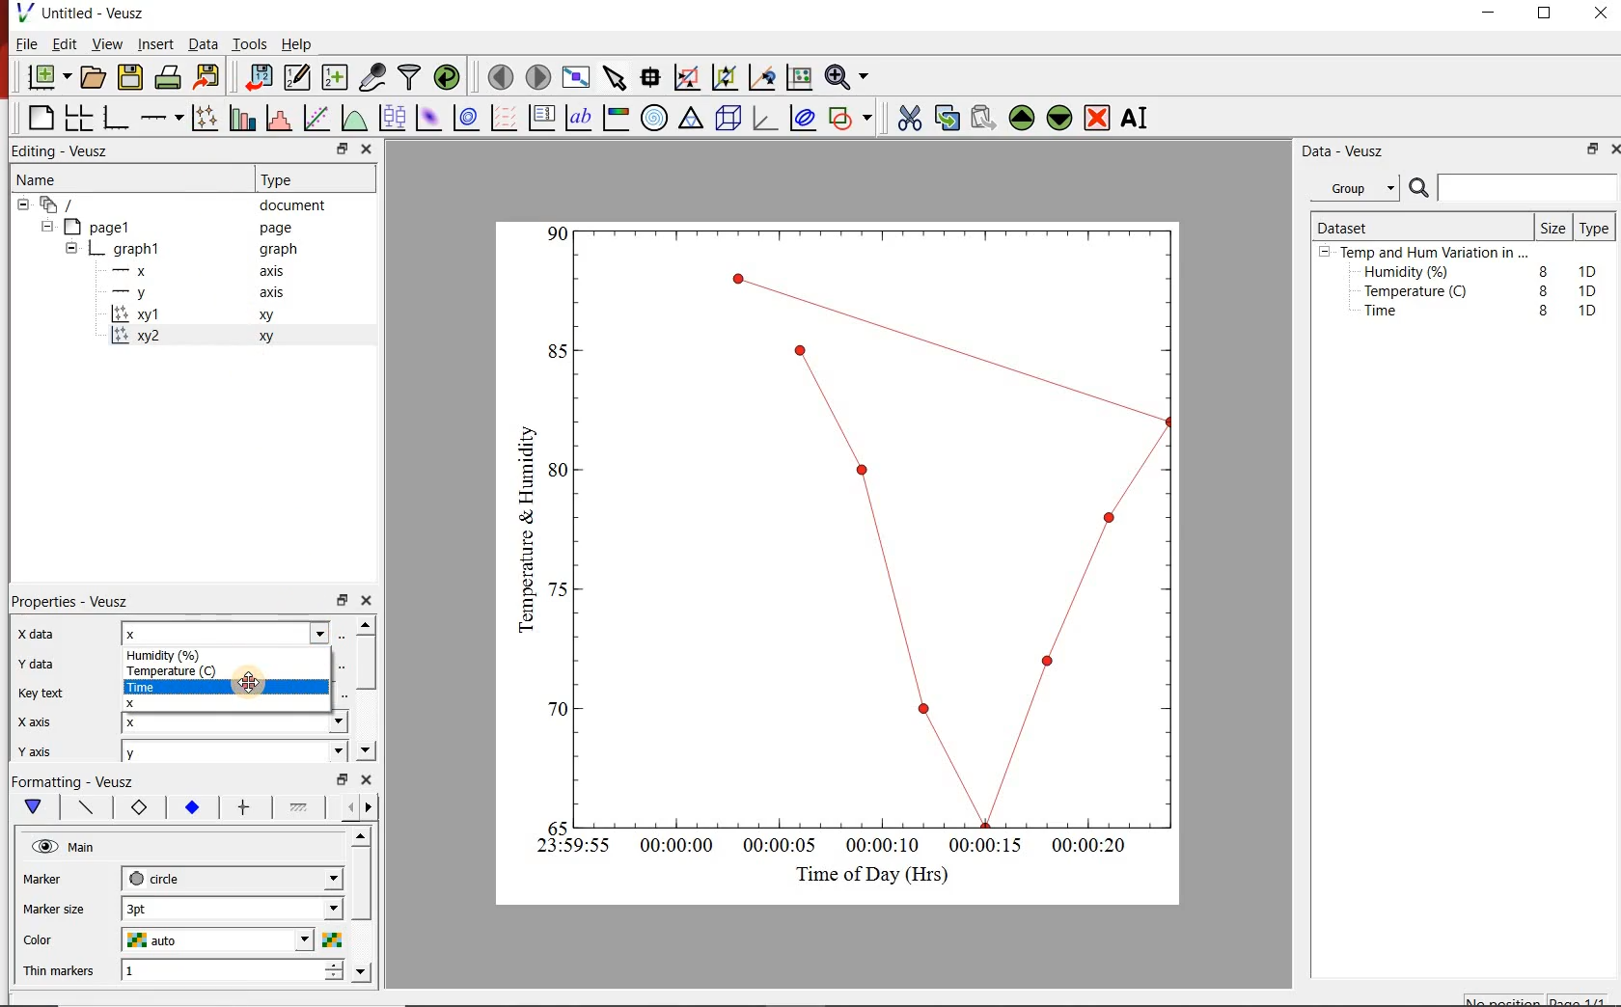 Image resolution: width=1621 pixels, height=1007 pixels. Describe the element at coordinates (619, 118) in the screenshot. I see `image color bar` at that location.